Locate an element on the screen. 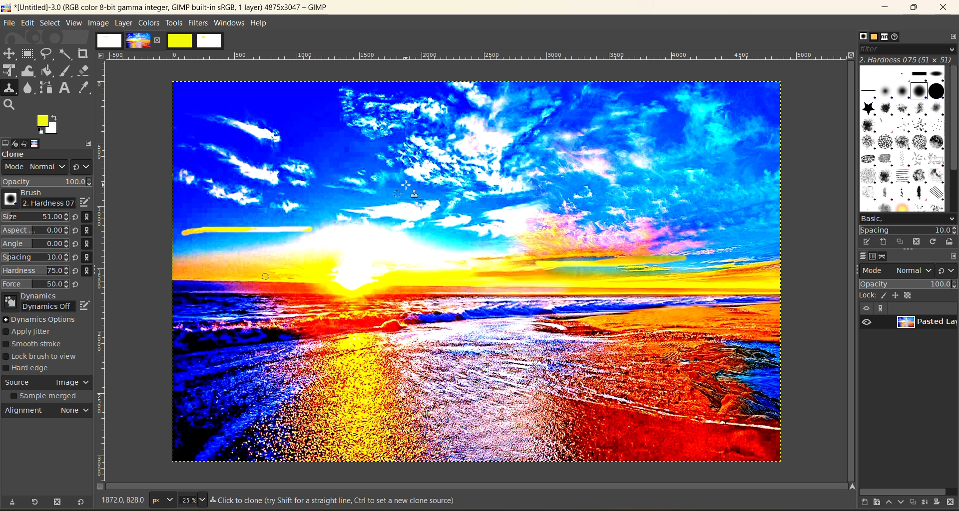 This screenshot has height=511, width=959. rectangle select tool is located at coordinates (29, 54).